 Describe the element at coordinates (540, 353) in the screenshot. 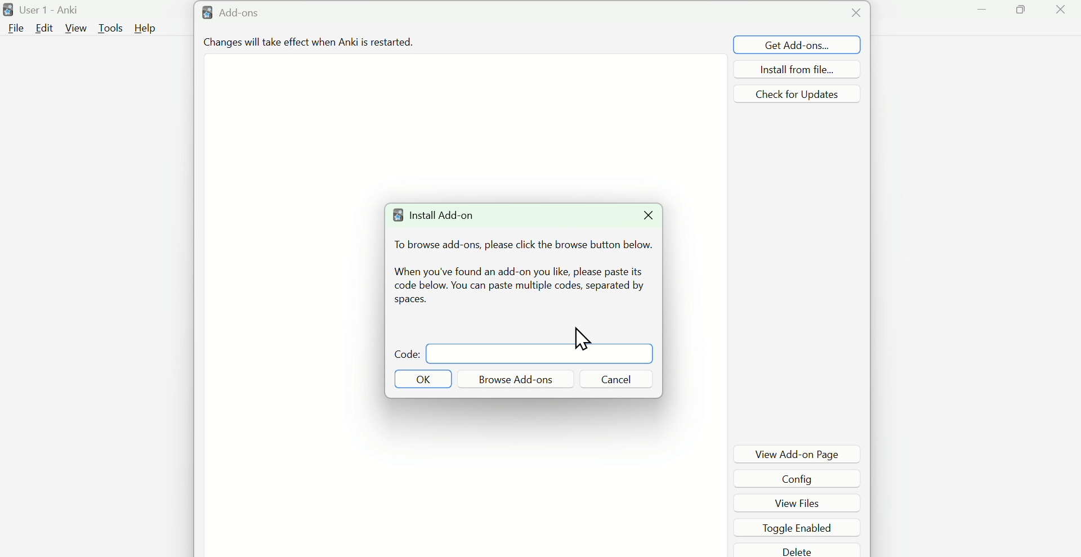

I see `Code area` at that location.